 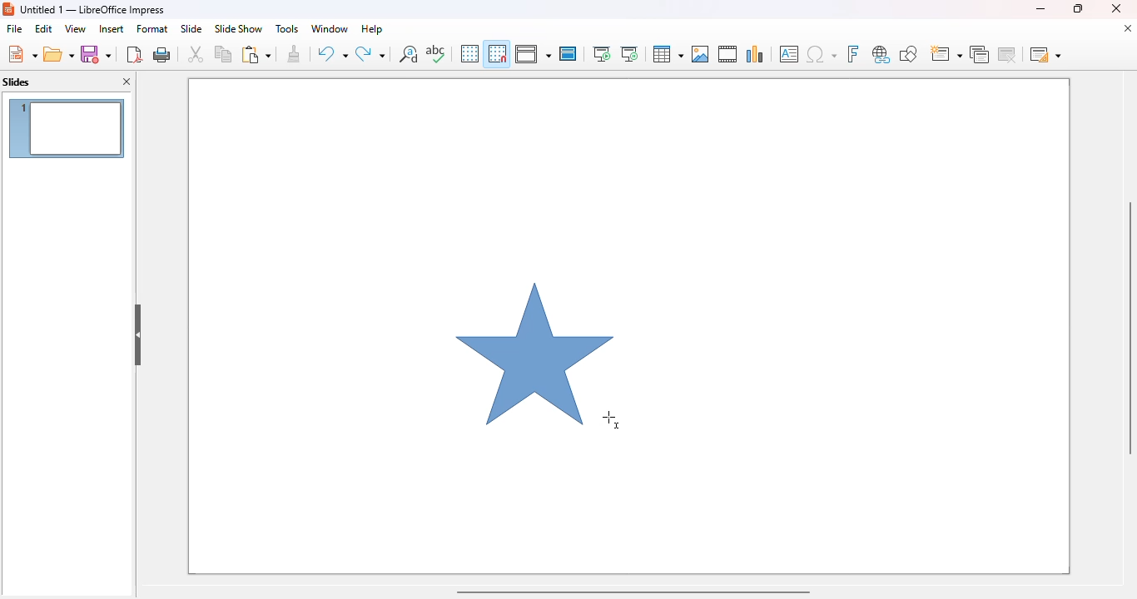 I want to click on clone formatting, so click(x=295, y=54).